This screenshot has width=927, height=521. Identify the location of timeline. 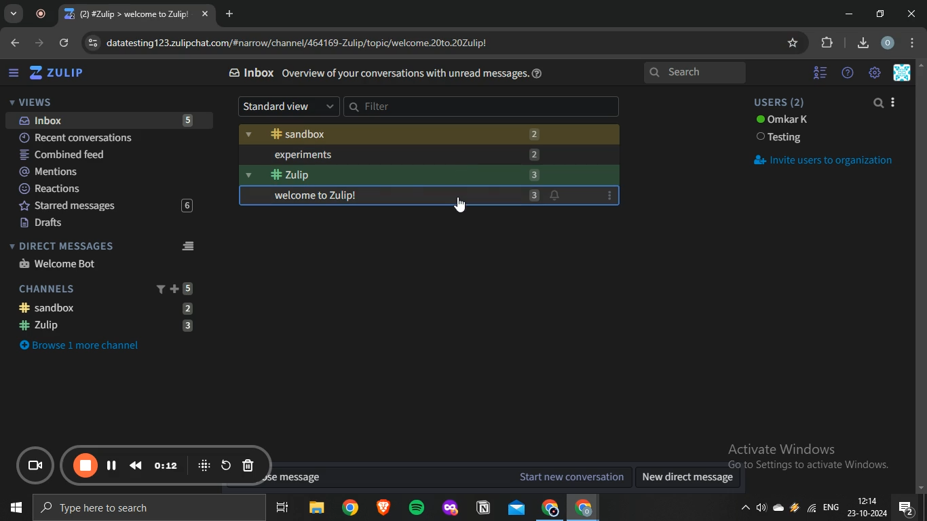
(167, 465).